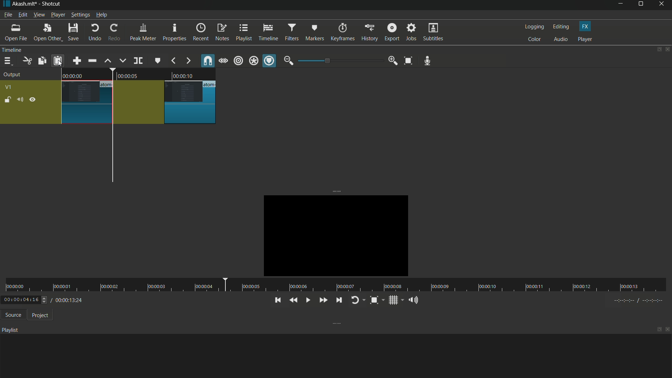 Image resolution: width=672 pixels, height=378 pixels. I want to click on close, so click(668, 330).